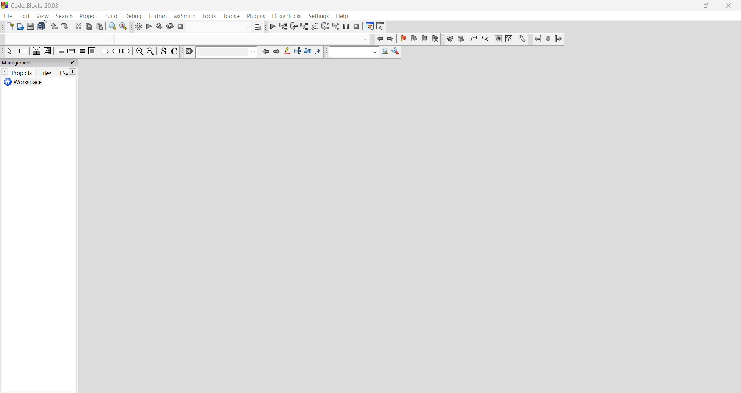 The image size is (741, 393). I want to click on redo, so click(65, 27).